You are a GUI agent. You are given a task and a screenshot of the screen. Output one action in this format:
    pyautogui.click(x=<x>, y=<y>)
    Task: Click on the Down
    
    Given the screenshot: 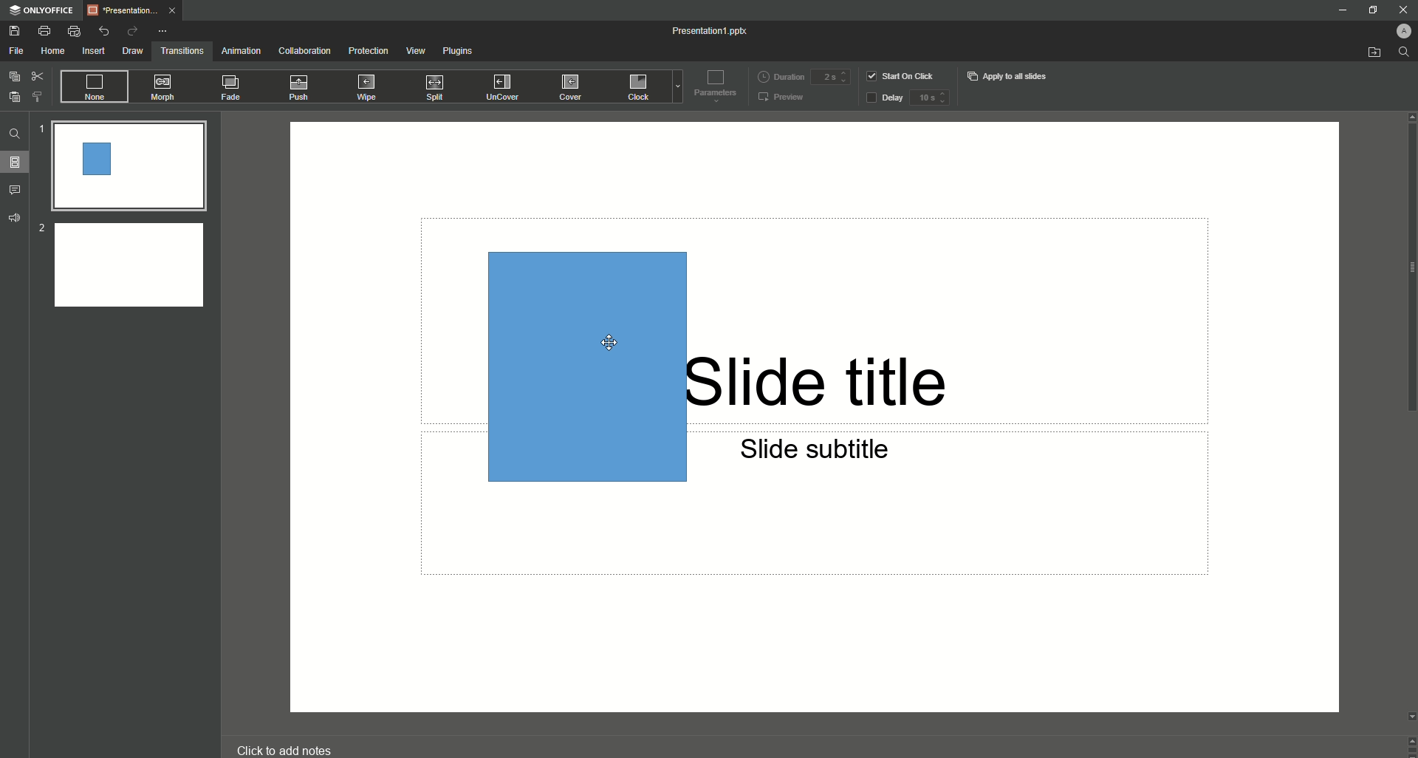 What is the action you would take?
    pyautogui.click(x=1409, y=715)
    